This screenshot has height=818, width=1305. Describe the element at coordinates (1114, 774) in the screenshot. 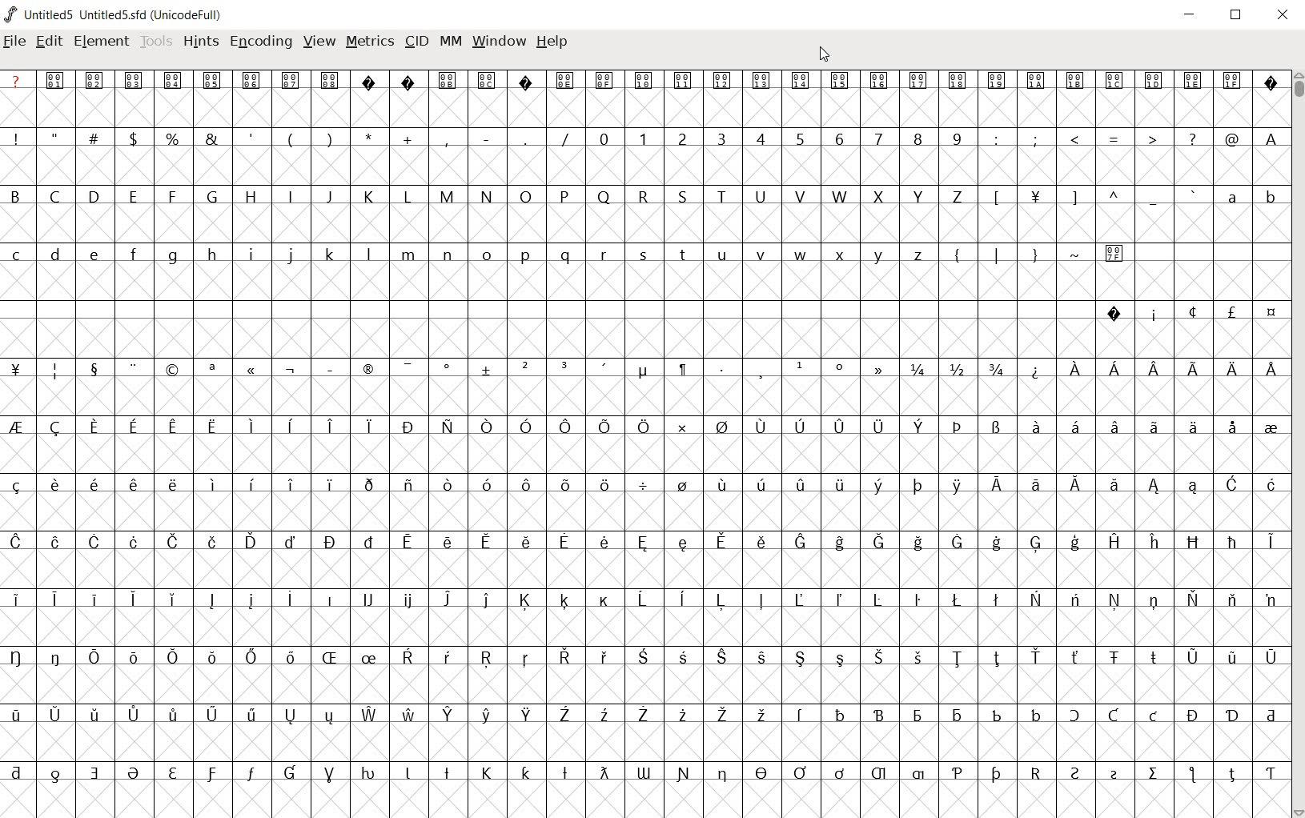

I see `Symbol` at that location.